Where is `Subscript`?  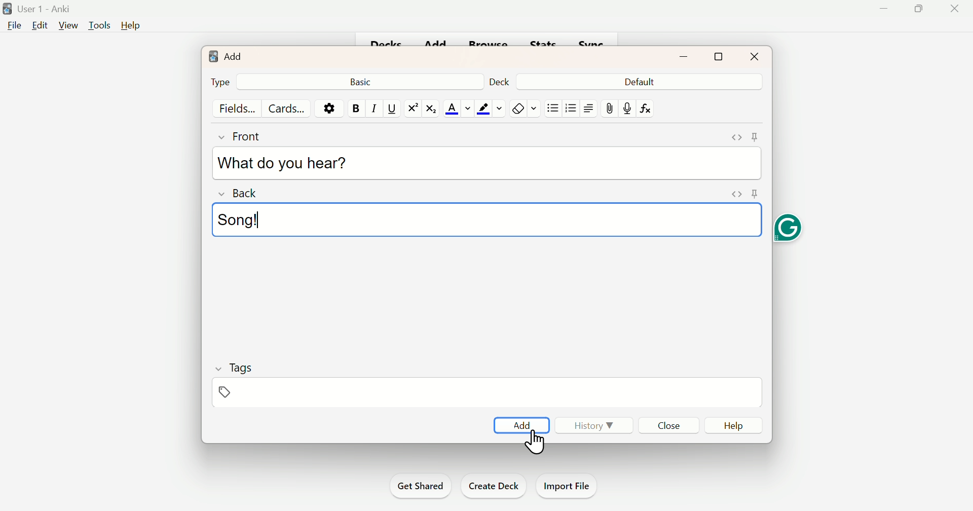
Subscript is located at coordinates (431, 108).